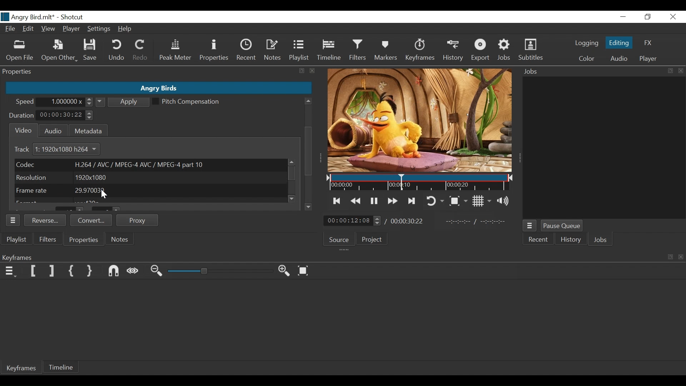 This screenshot has height=386, width=686. Describe the element at coordinates (304, 271) in the screenshot. I see `Zoom keyframe to fit` at that location.